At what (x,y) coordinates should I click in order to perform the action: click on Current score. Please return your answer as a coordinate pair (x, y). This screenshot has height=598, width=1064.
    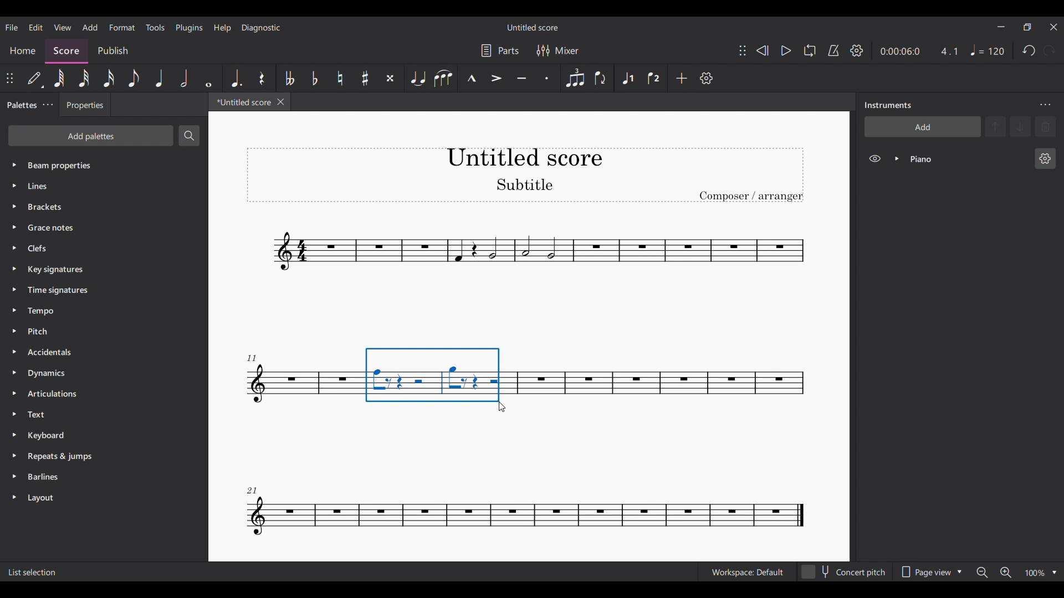
    Looking at the image, I should click on (241, 104).